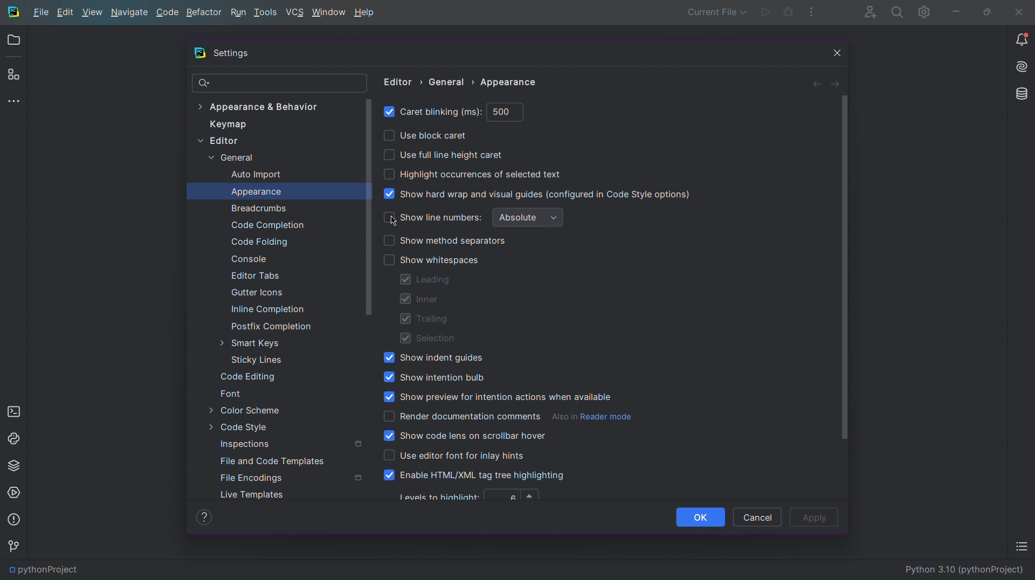 The image size is (1035, 580). I want to click on File and Code Templates, so click(275, 461).